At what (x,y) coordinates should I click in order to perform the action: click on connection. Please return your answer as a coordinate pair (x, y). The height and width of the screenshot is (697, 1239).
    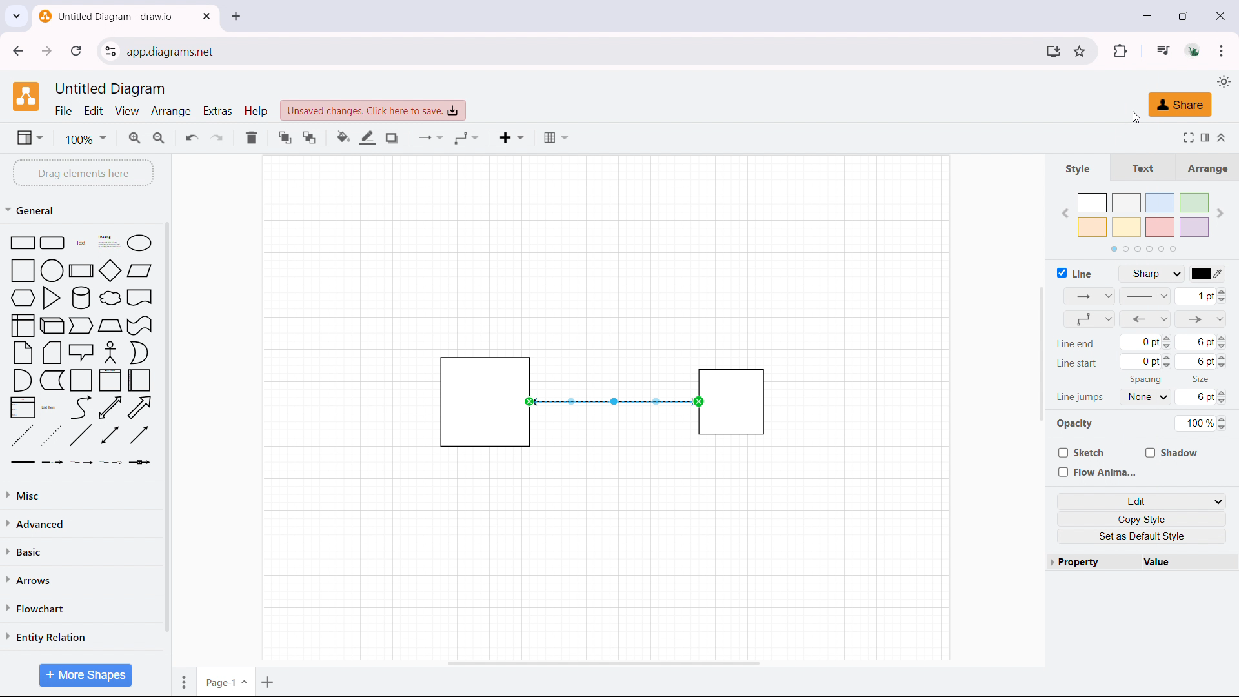
    Looking at the image, I should click on (1091, 296).